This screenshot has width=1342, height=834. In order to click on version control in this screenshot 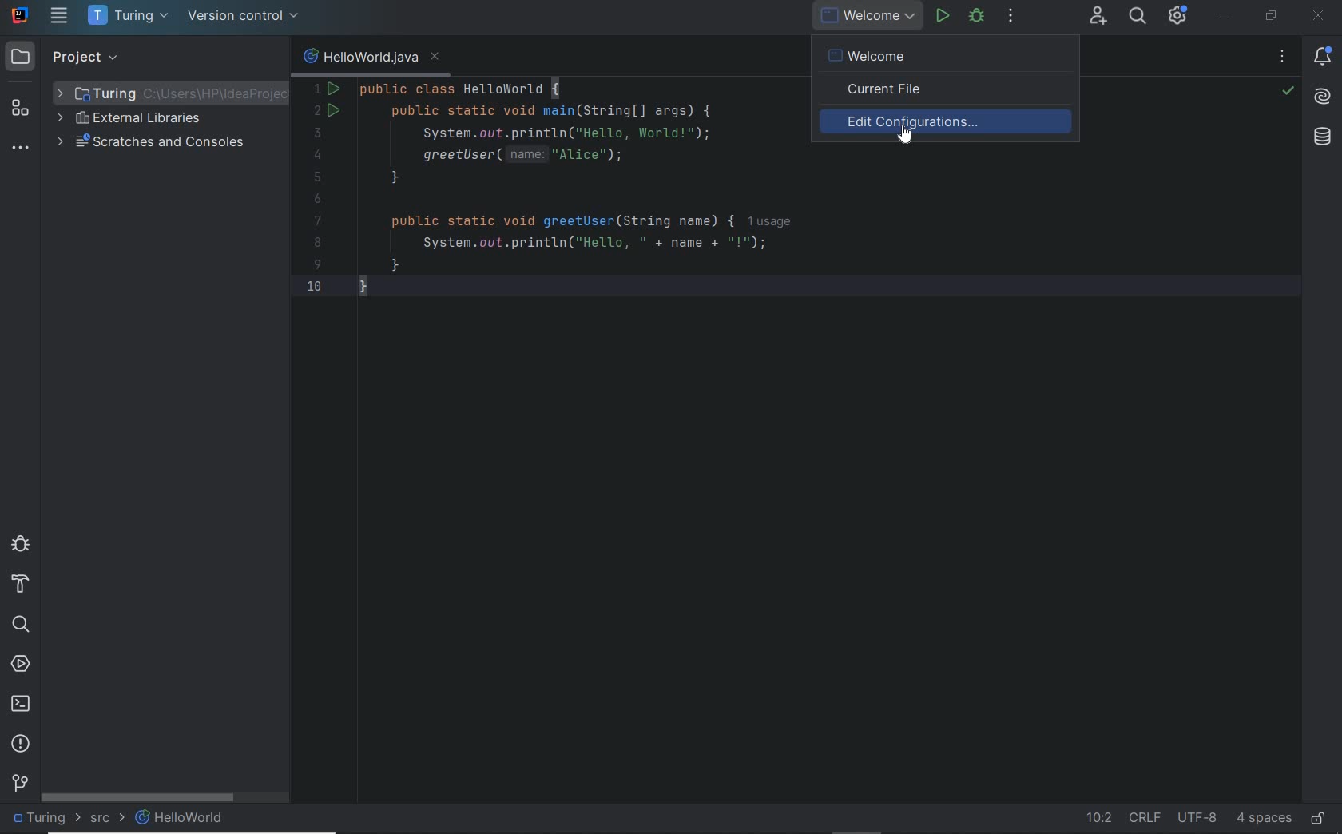, I will do `click(244, 16)`.